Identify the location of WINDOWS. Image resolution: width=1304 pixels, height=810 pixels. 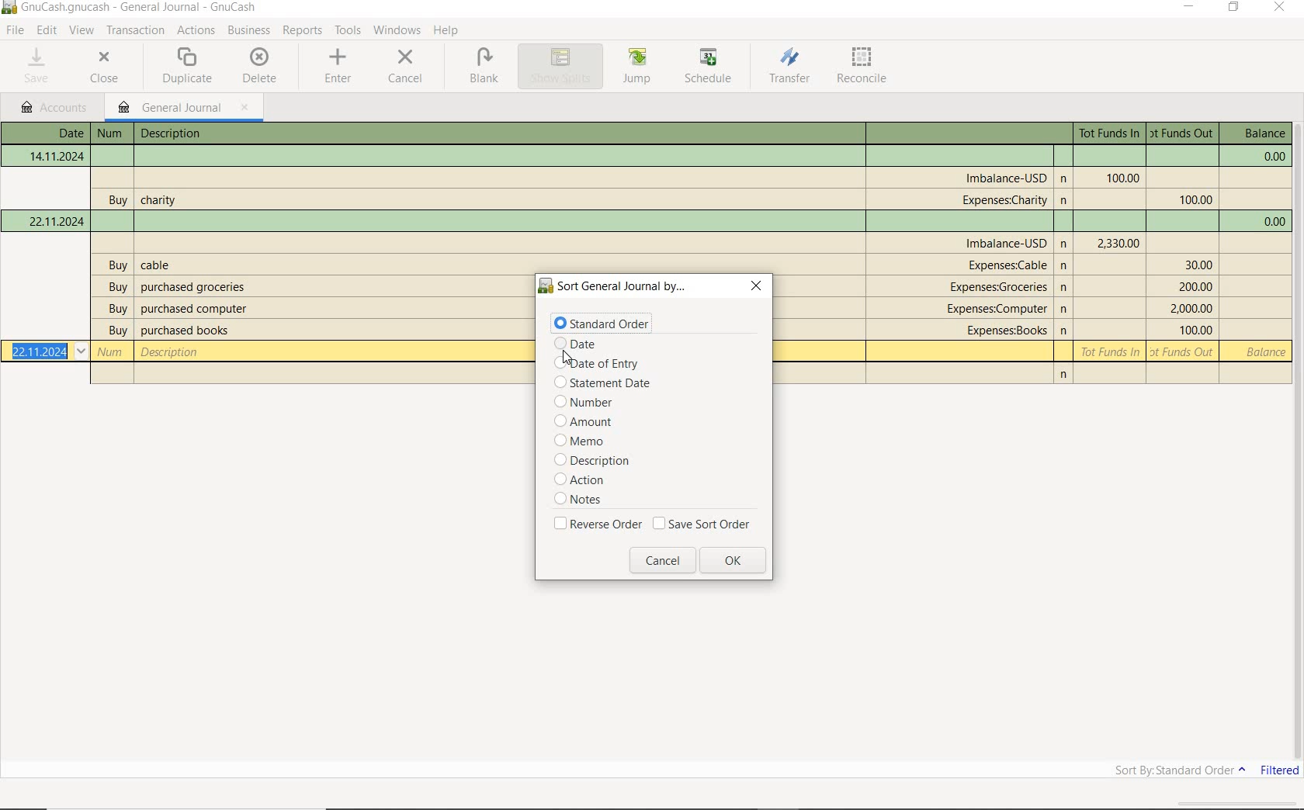
(397, 30).